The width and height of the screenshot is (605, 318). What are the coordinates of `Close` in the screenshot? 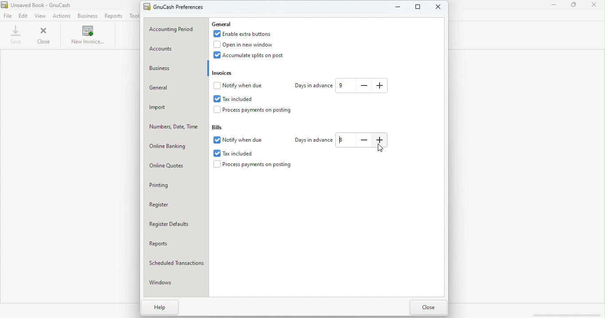 It's located at (596, 6).